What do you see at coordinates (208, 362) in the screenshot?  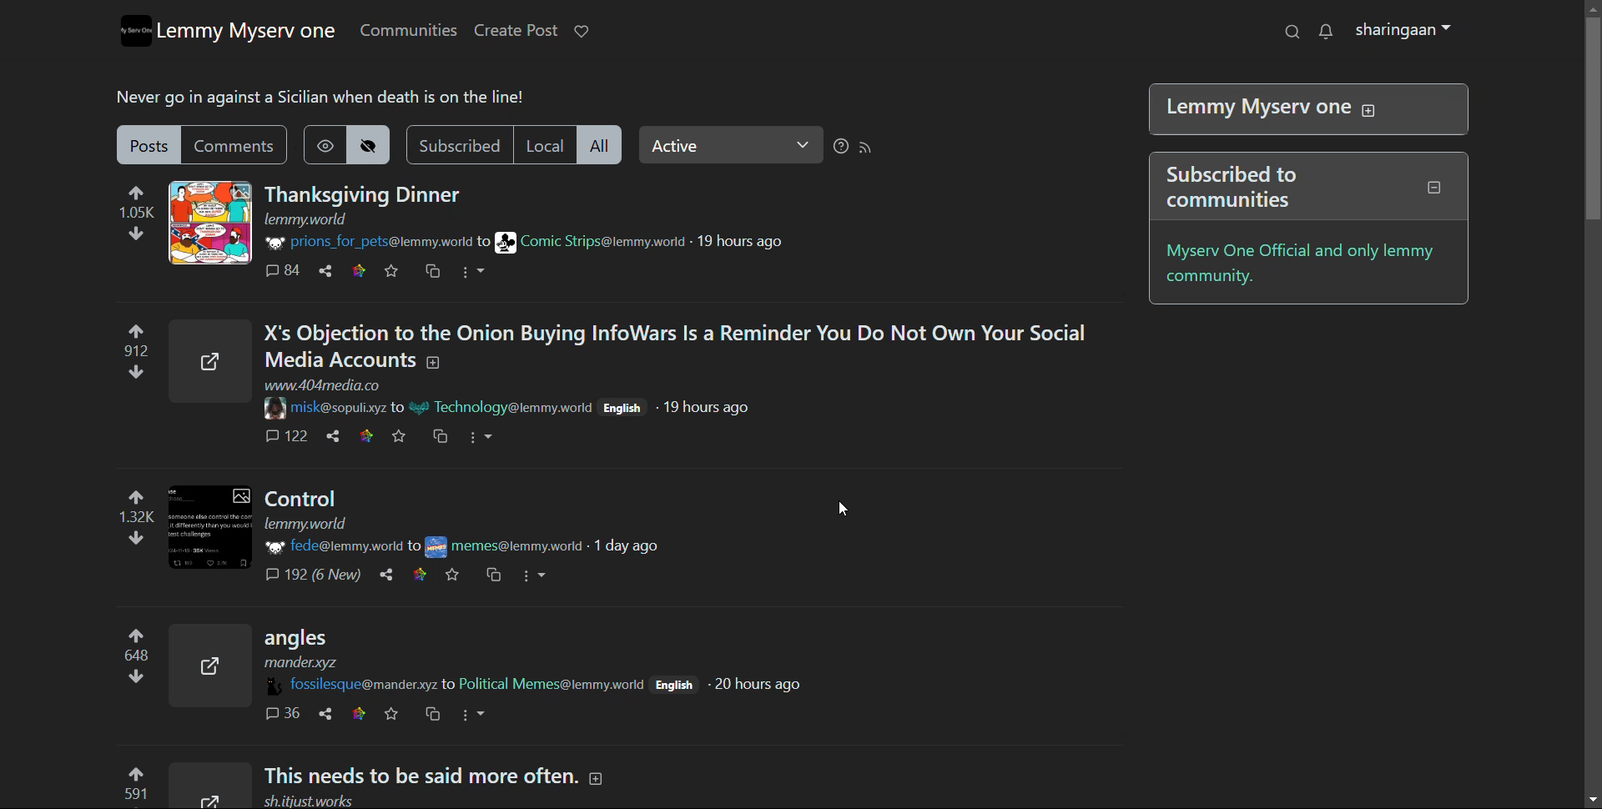 I see `Expand here with the image` at bounding box center [208, 362].